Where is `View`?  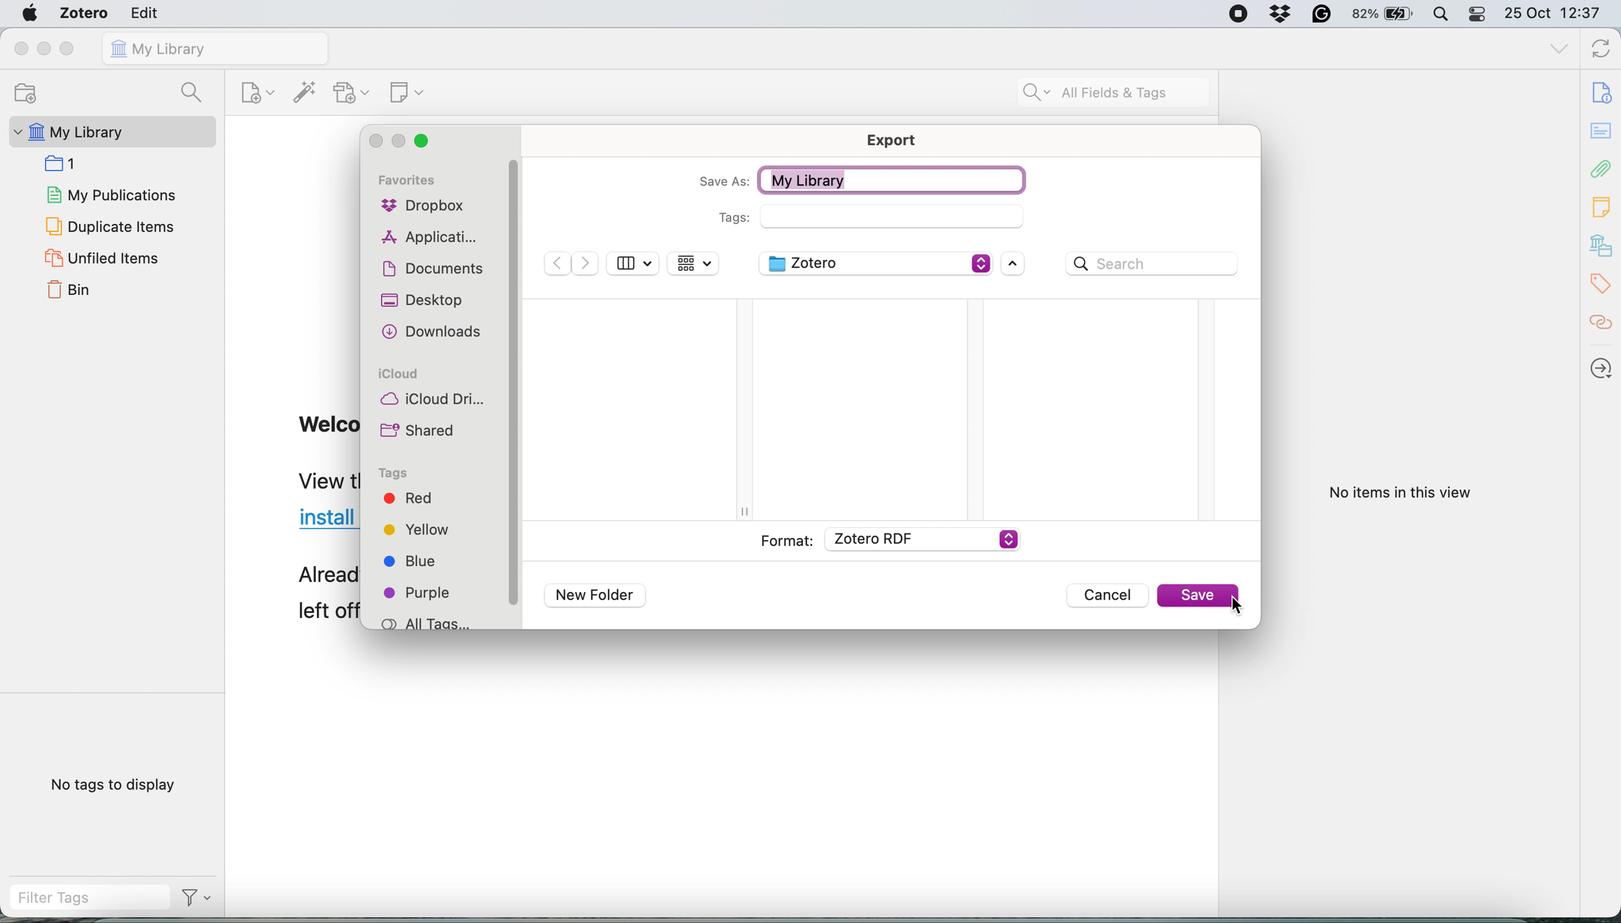
View is located at coordinates (633, 263).